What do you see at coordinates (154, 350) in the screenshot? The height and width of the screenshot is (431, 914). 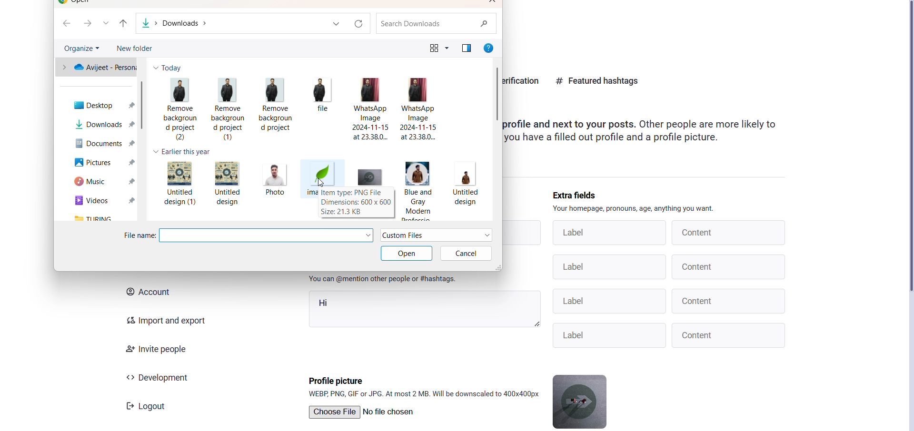 I see `invite people` at bounding box center [154, 350].